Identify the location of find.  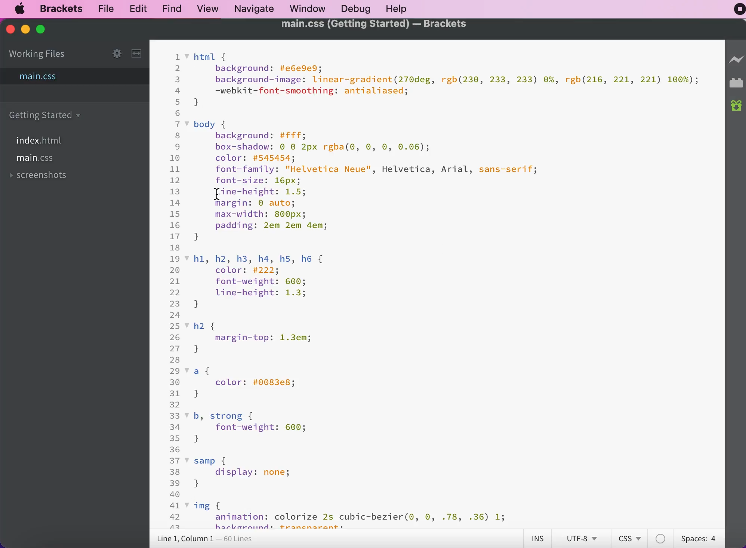
(174, 9).